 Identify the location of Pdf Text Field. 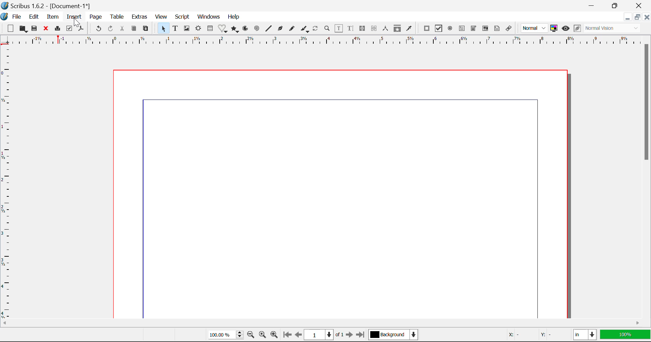
(462, 29).